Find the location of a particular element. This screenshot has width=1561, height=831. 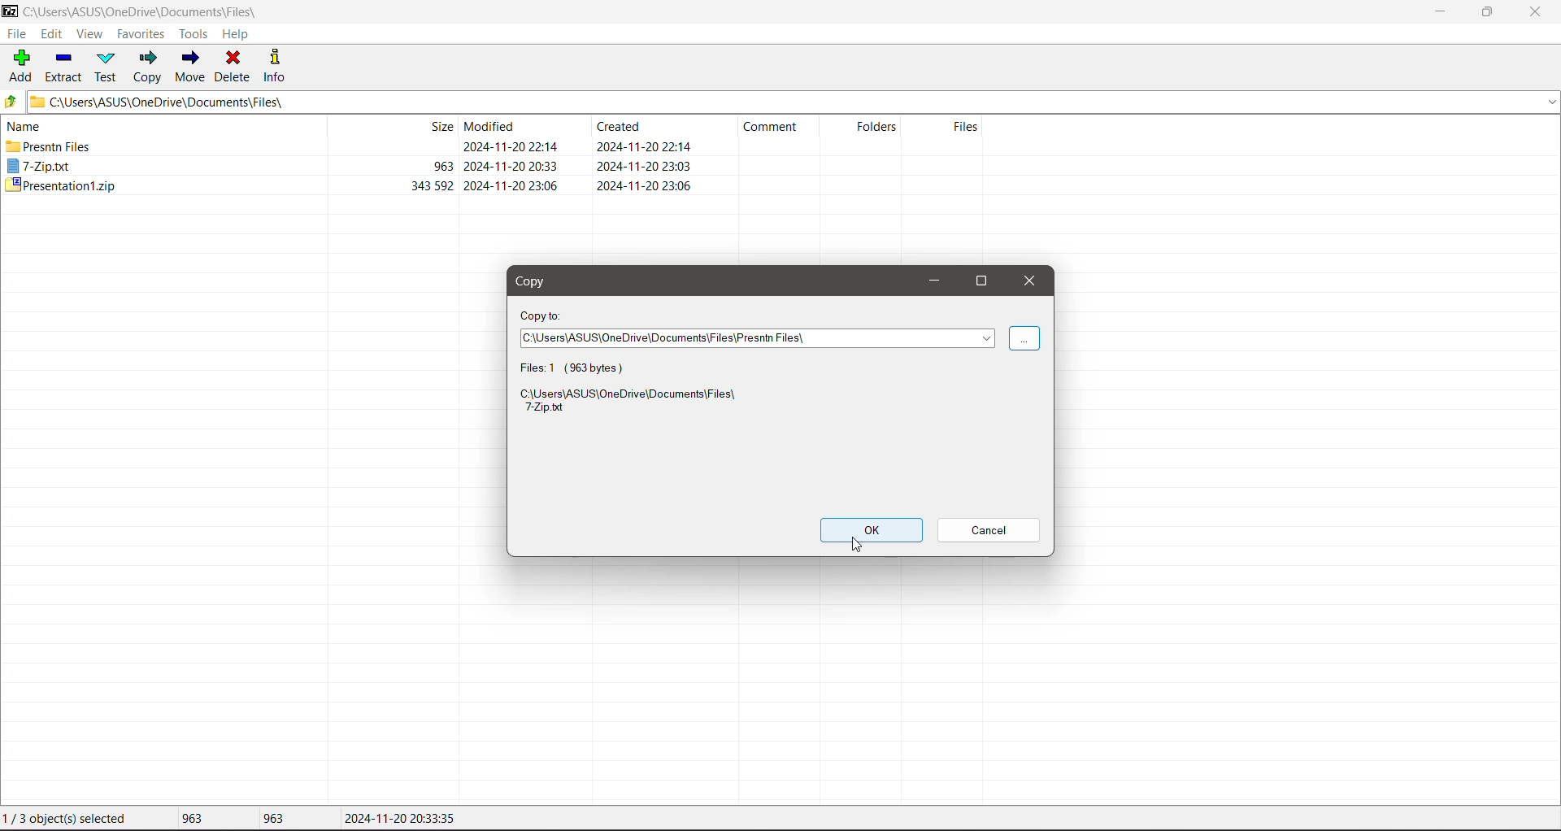

Presentation1.zip is located at coordinates (59, 186).